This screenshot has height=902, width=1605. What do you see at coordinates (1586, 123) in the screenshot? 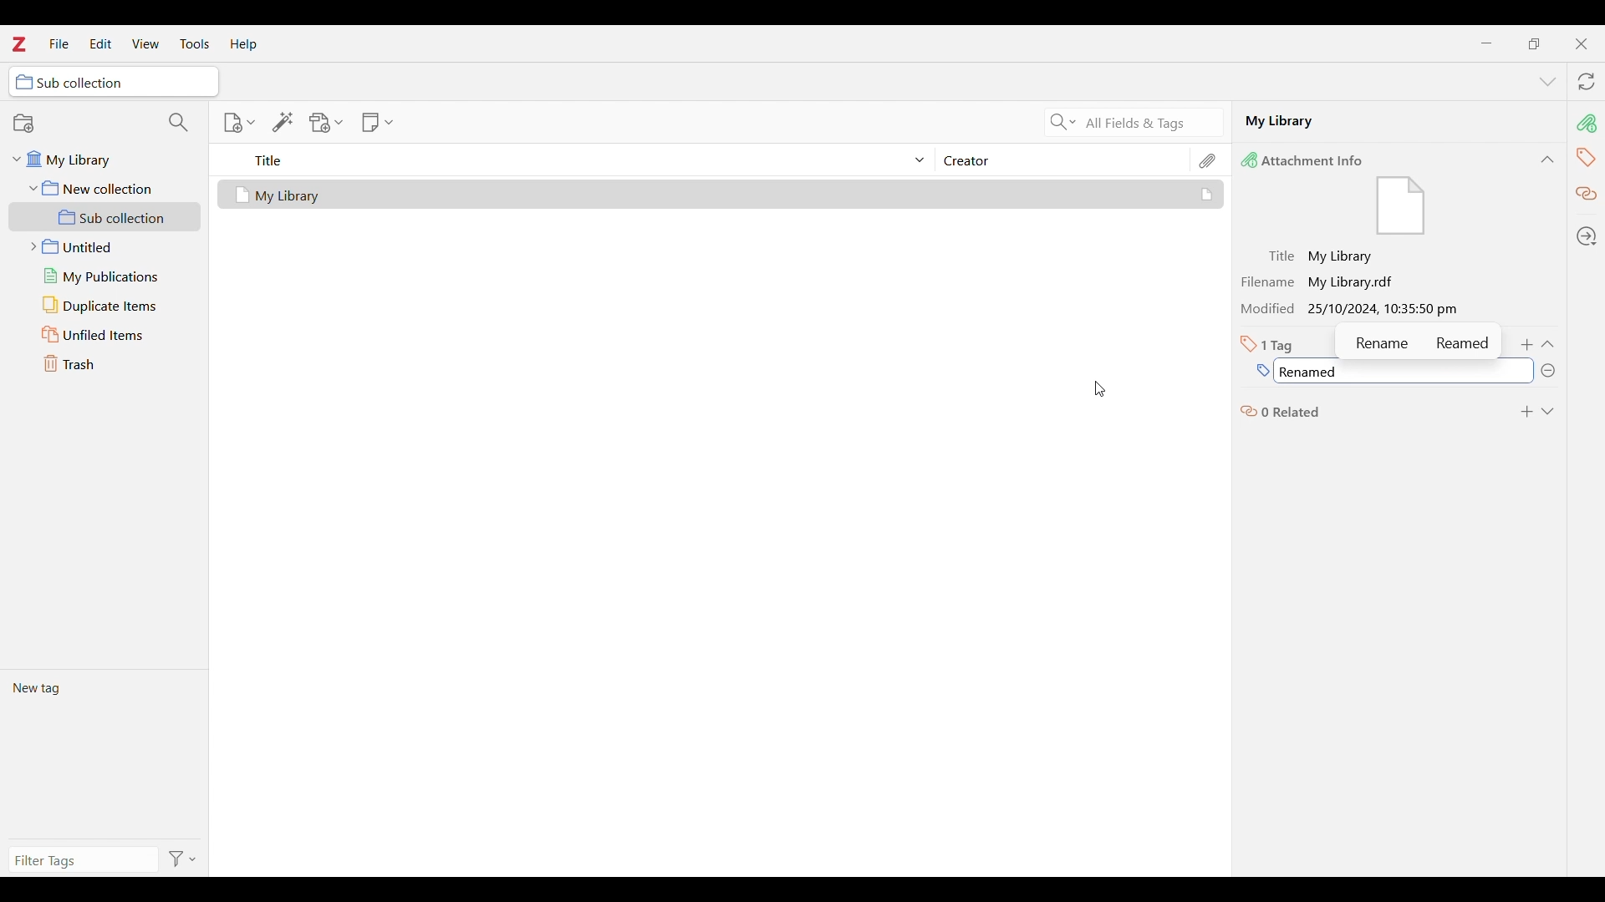
I see `pin` at bounding box center [1586, 123].